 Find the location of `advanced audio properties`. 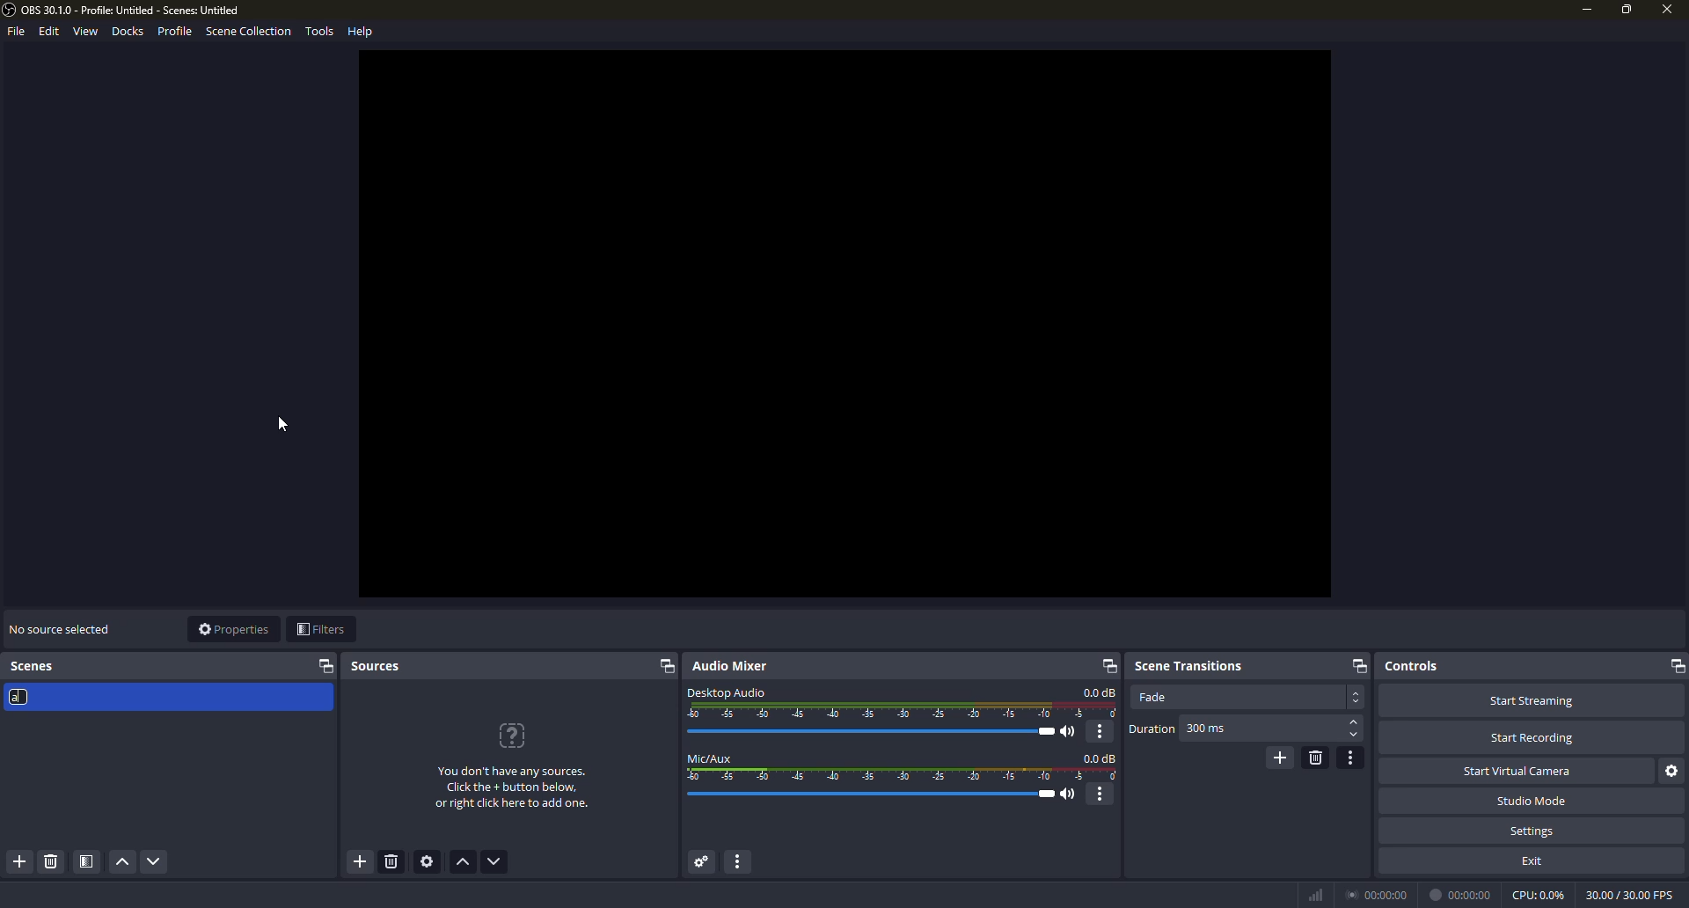

advanced audio properties is located at coordinates (699, 862).